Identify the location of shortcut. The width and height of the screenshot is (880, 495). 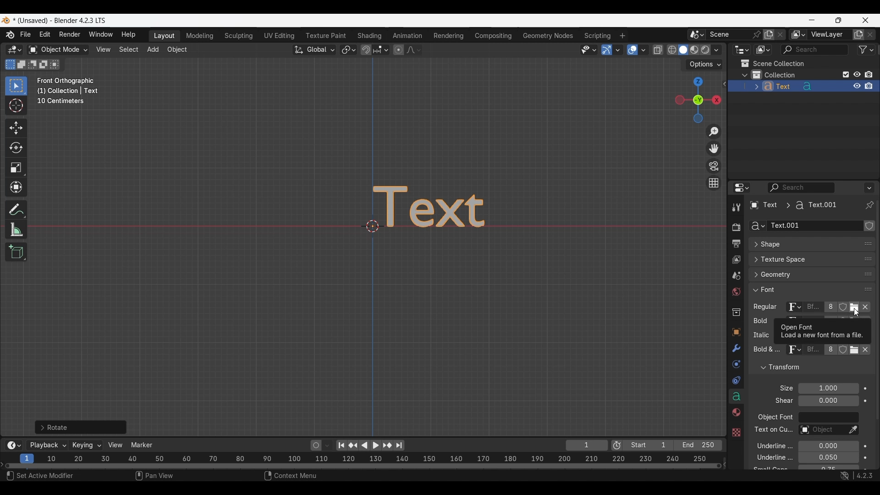
(855, 476).